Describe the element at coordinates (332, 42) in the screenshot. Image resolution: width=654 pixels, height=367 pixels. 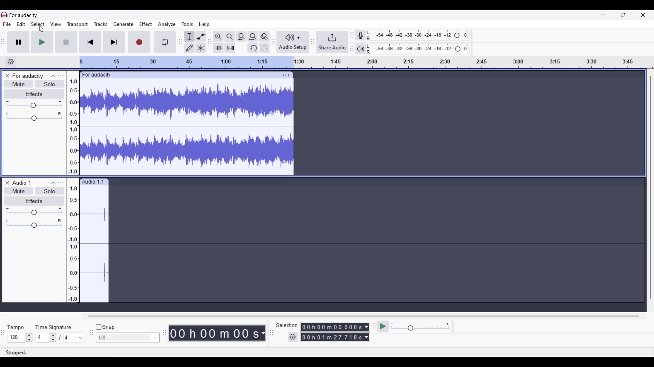
I see `Share audio` at that location.